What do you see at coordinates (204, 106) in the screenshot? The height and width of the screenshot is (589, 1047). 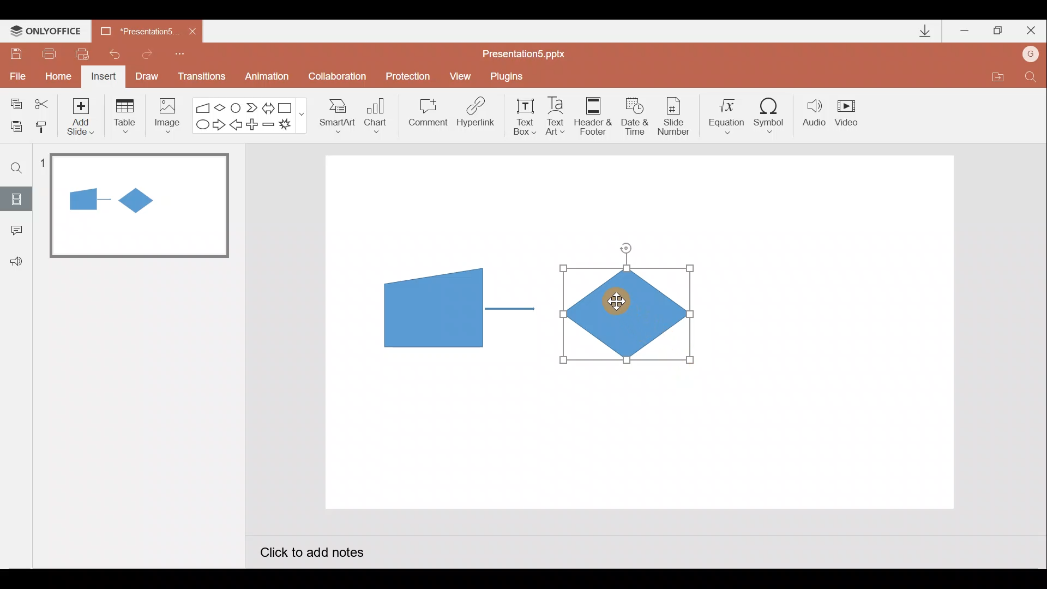 I see `Flowchart - manual input` at bounding box center [204, 106].